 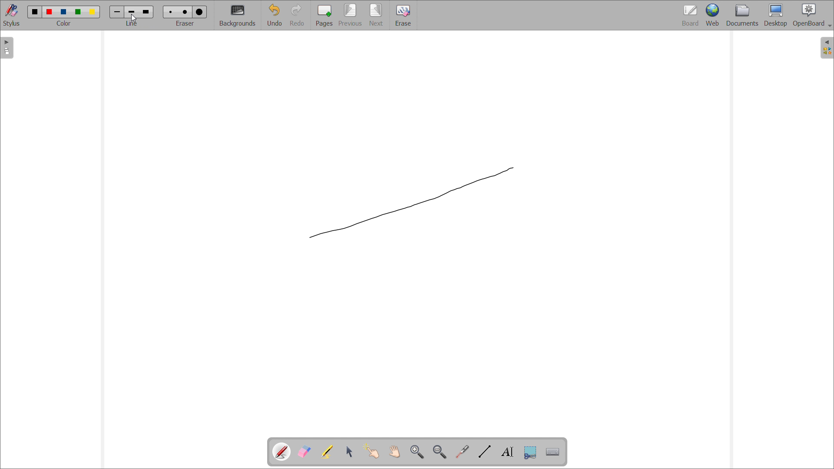 I want to click on line drawn, so click(x=413, y=202).